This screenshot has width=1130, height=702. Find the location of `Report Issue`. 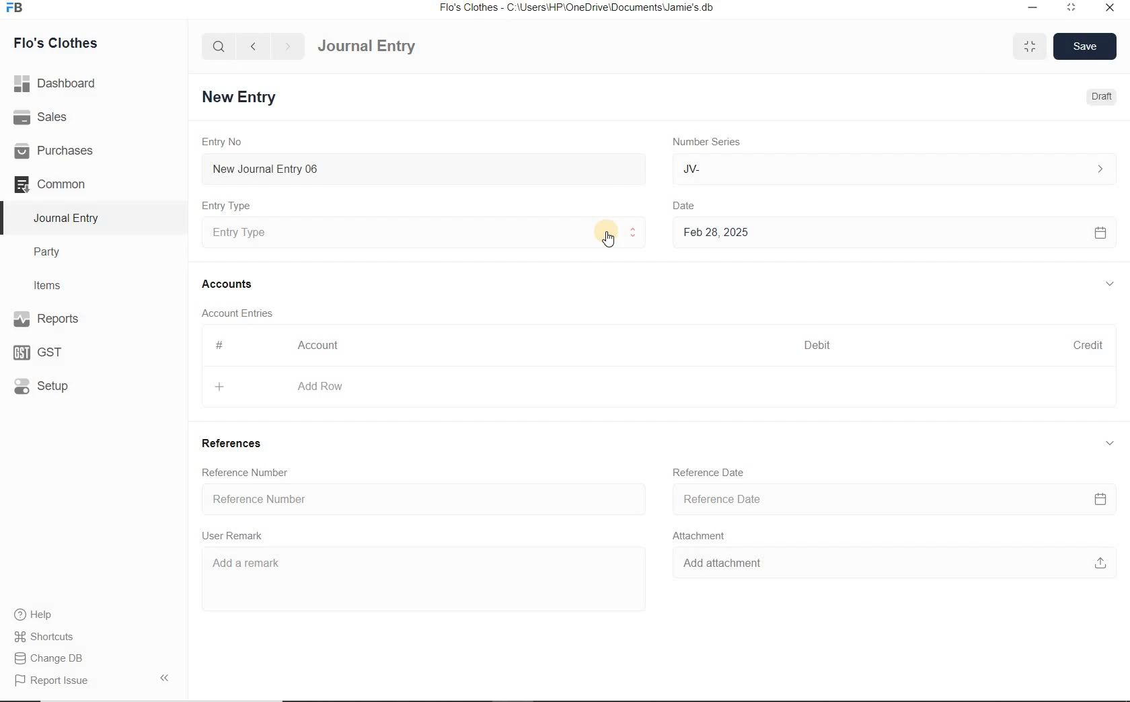

Report Issue is located at coordinates (51, 680).